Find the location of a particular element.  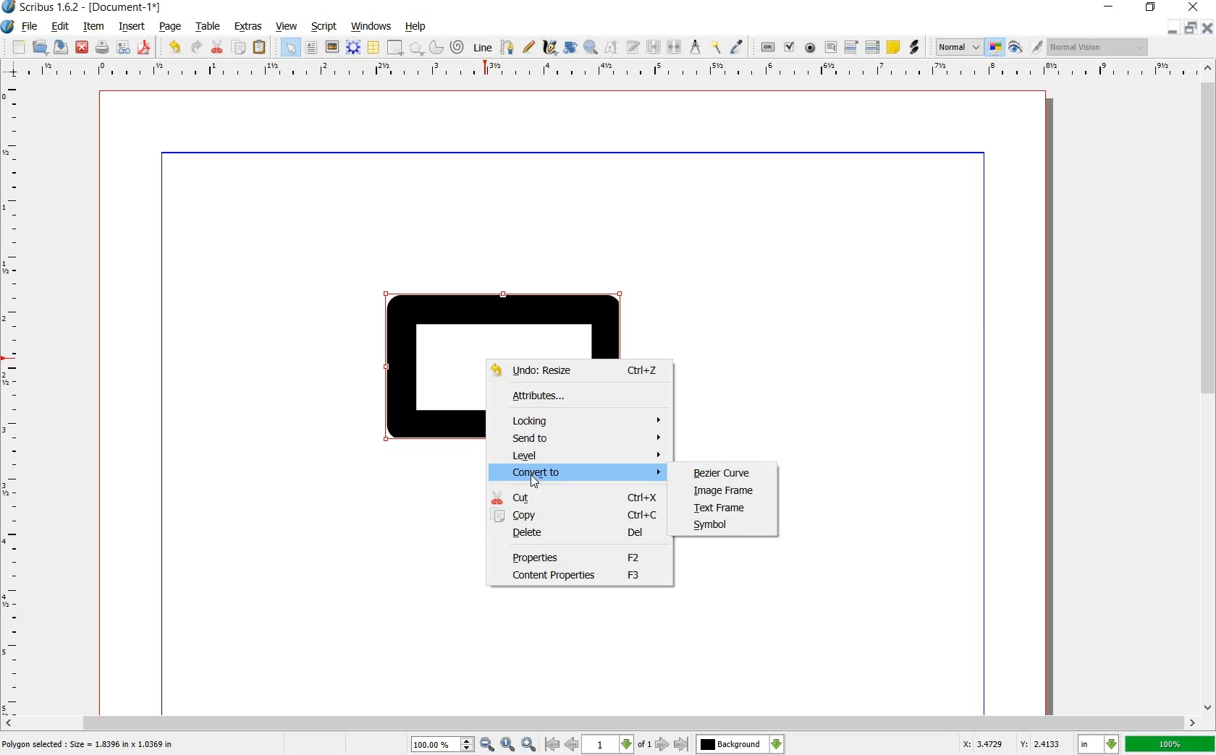

page number drop down box is located at coordinates (616, 743).